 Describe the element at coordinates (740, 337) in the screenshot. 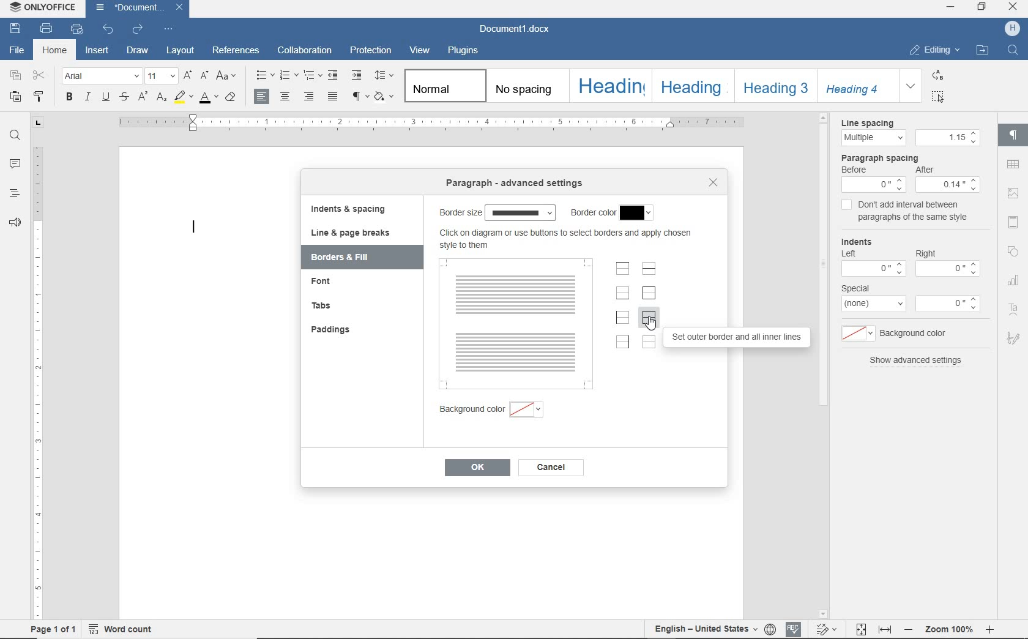

I see `set outer border and all inner lines` at that location.